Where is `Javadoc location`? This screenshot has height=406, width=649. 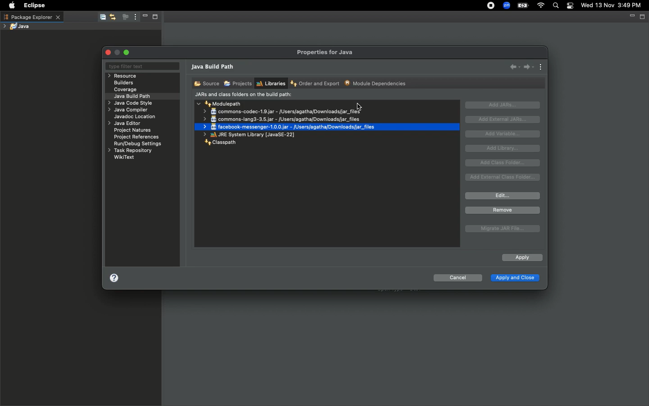
Javadoc location is located at coordinates (136, 117).